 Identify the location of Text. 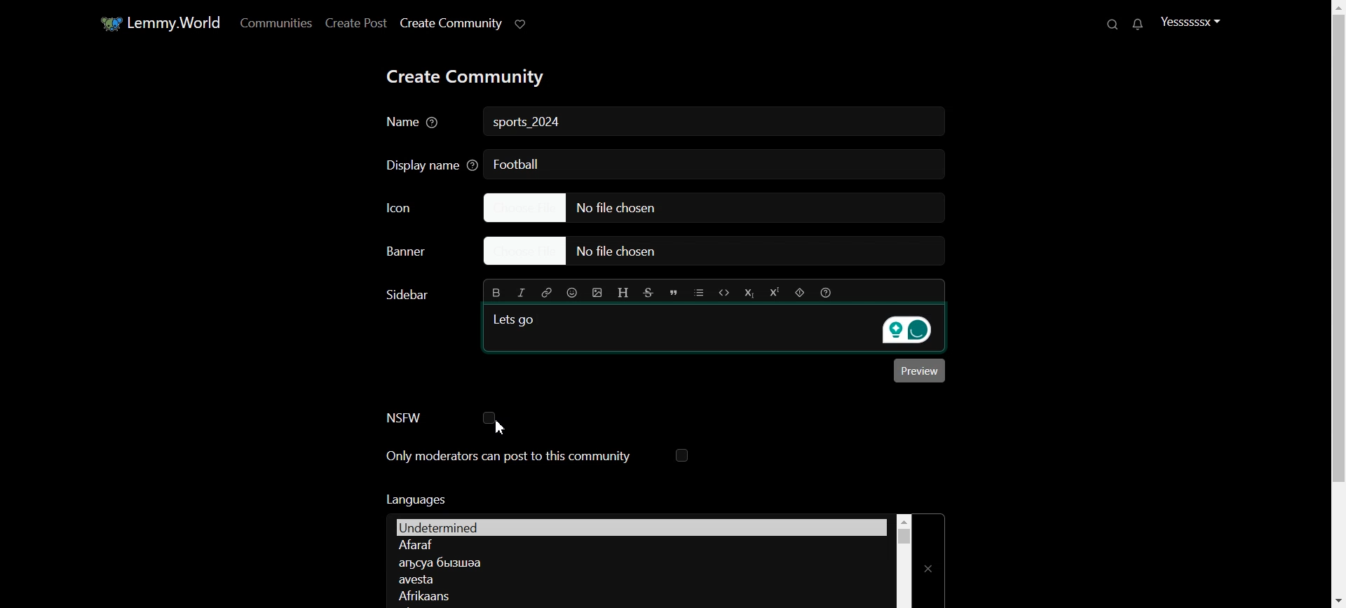
(405, 295).